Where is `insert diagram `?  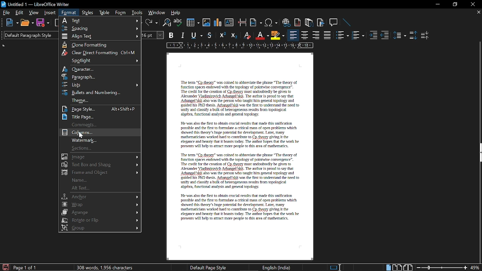
insert diagram  is located at coordinates (218, 23).